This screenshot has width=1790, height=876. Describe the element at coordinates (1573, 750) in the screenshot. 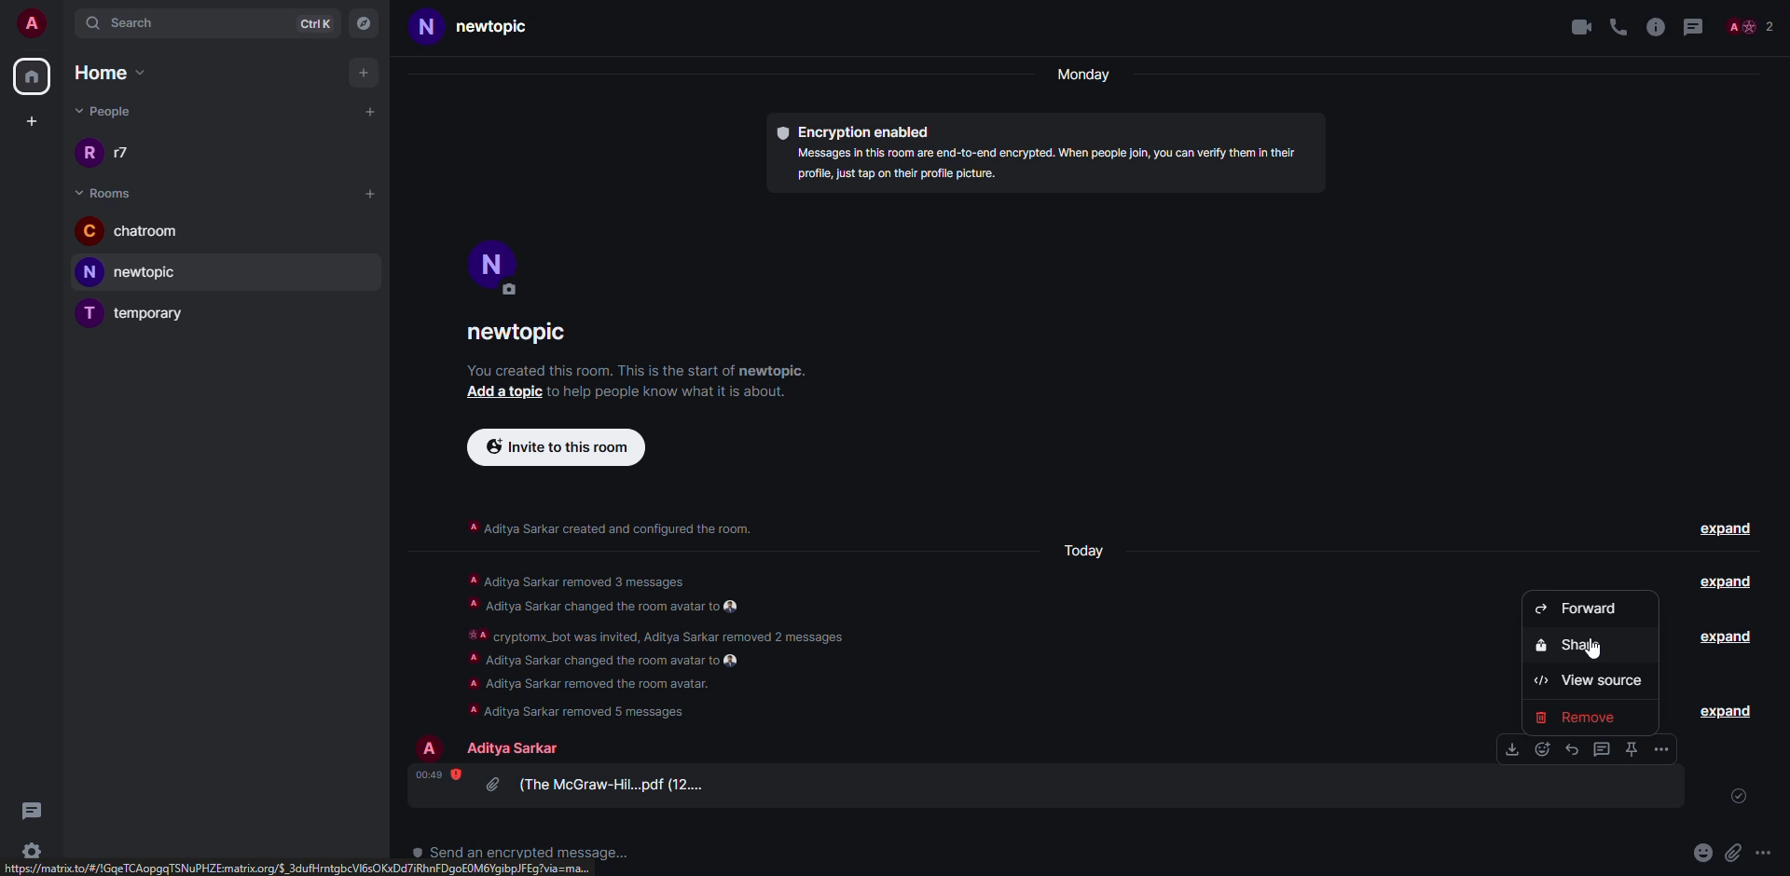

I see `reply` at that location.